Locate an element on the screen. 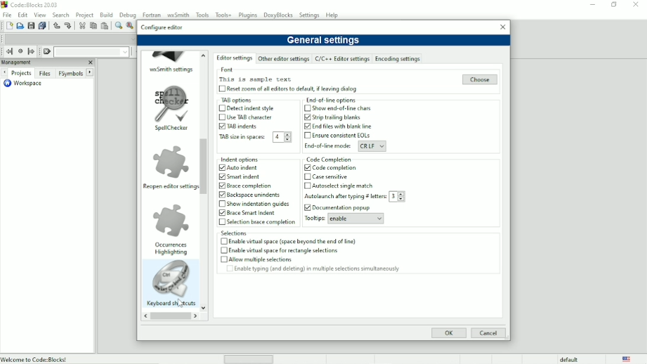 This screenshot has width=647, height=364. wxSmith is located at coordinates (177, 14).